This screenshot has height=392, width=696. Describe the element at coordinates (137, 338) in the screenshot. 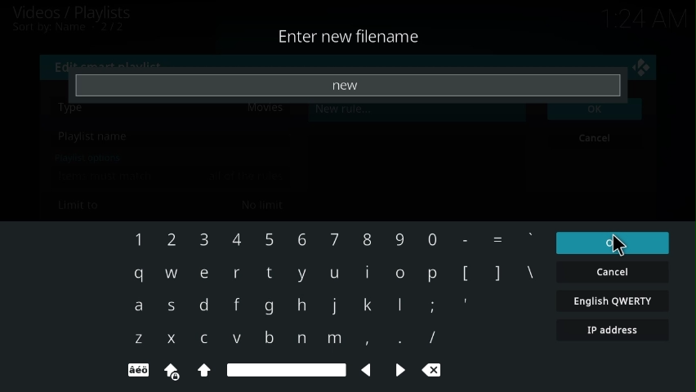

I see `z` at that location.